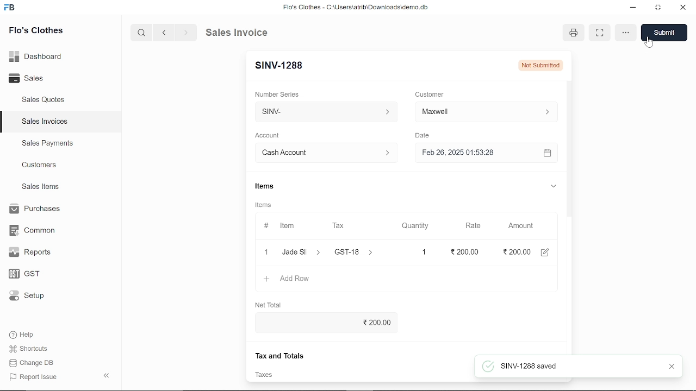 This screenshot has height=391, width=696. I want to click on Help, so click(29, 335).